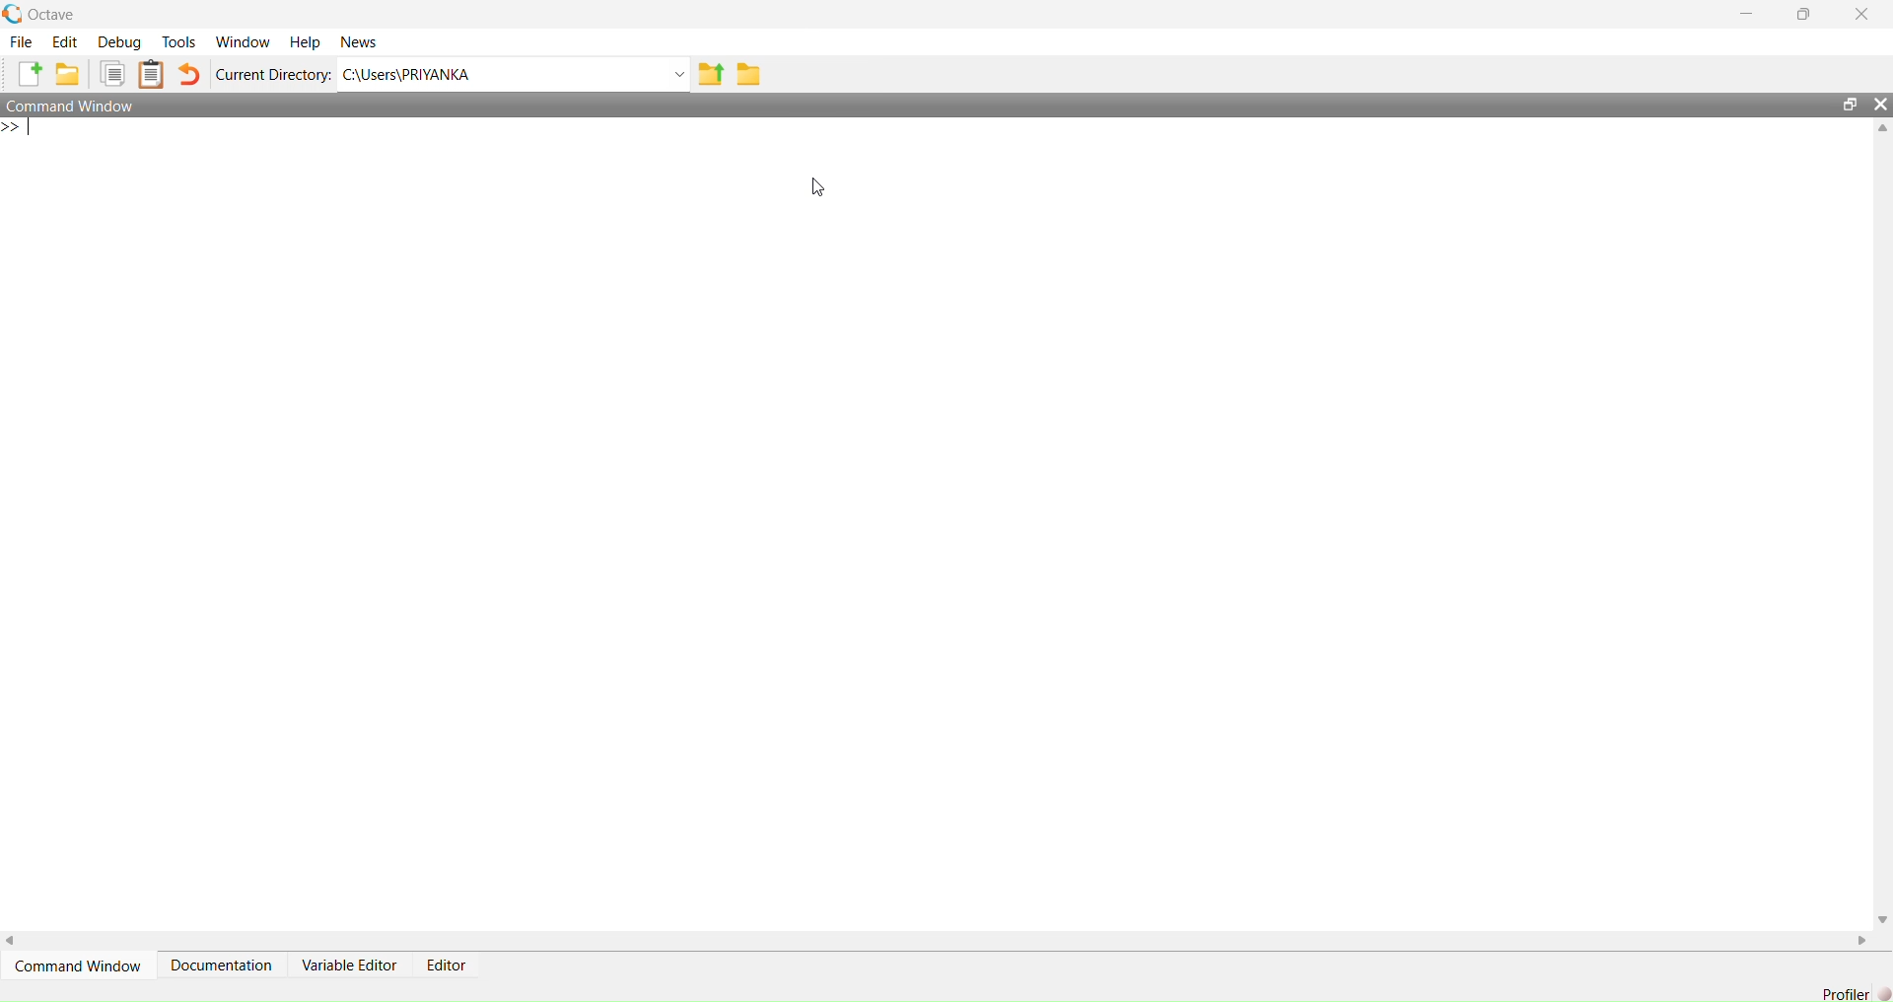  I want to click on Debug, so click(119, 41).